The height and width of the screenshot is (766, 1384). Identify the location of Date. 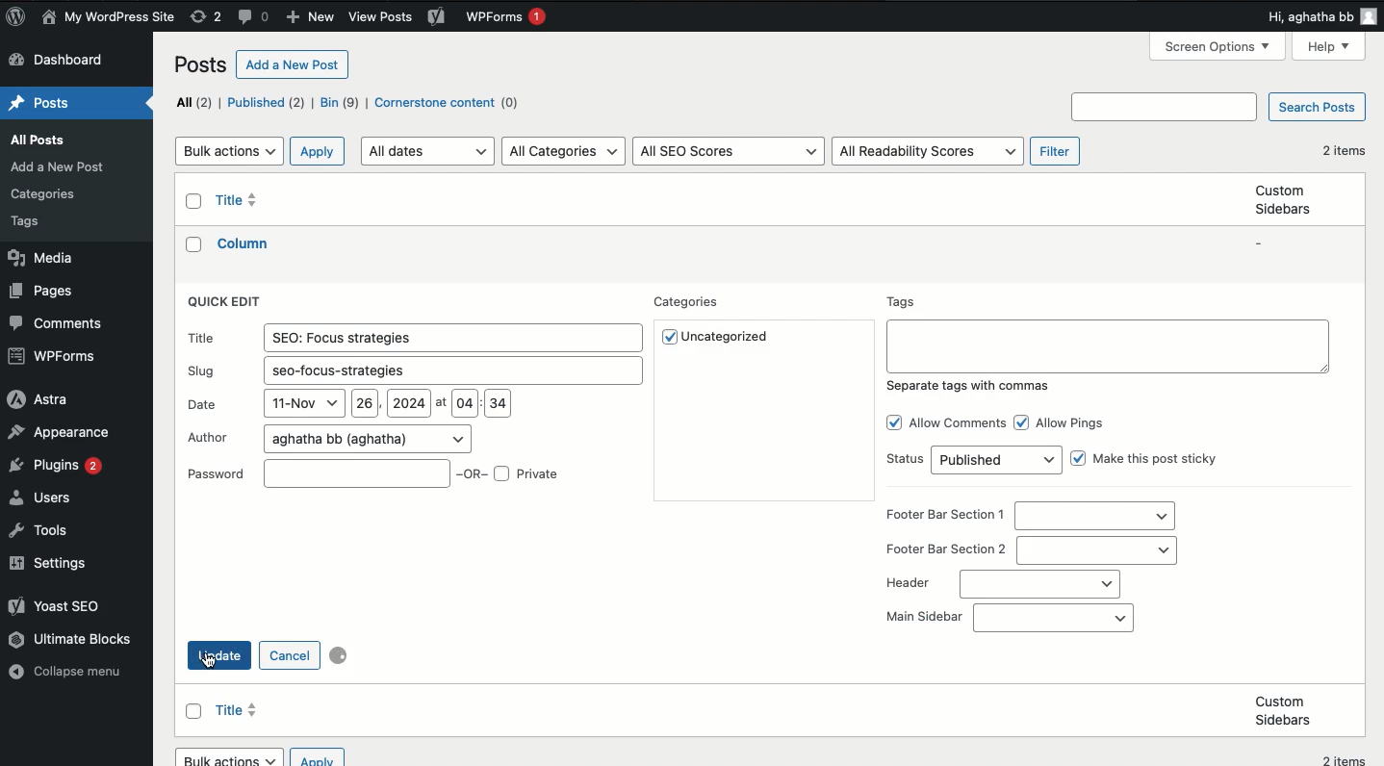
(384, 404).